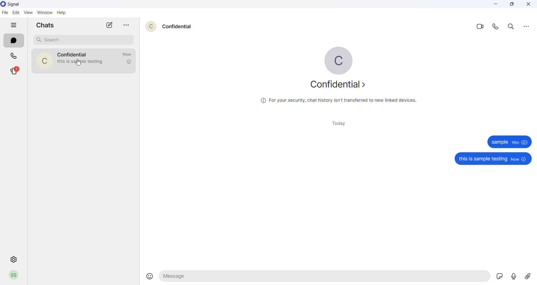  What do you see at coordinates (325, 276) in the screenshot?
I see `message box` at bounding box center [325, 276].